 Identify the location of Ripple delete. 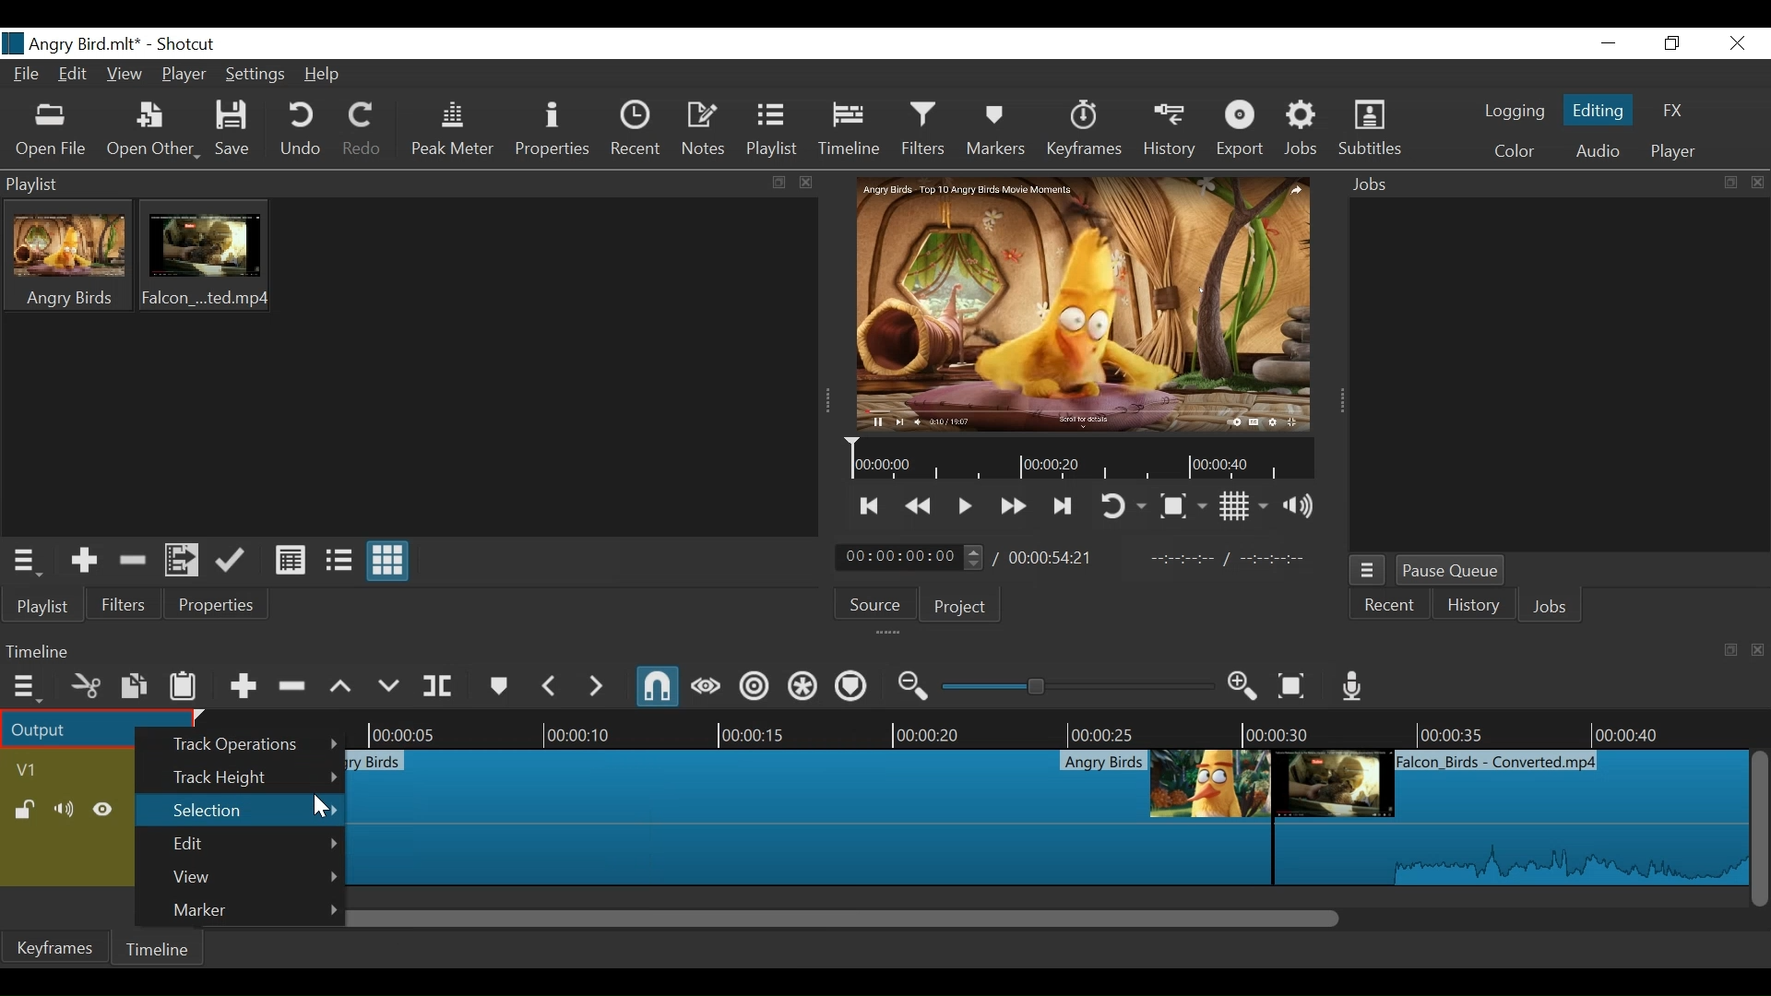
(291, 686).